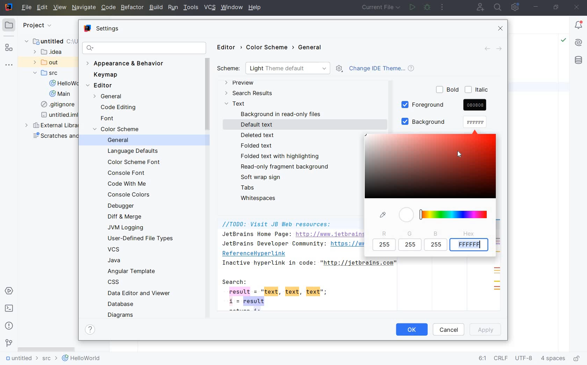 Image resolution: width=587 pixels, height=365 pixels. What do you see at coordinates (412, 330) in the screenshot?
I see `OK` at bounding box center [412, 330].